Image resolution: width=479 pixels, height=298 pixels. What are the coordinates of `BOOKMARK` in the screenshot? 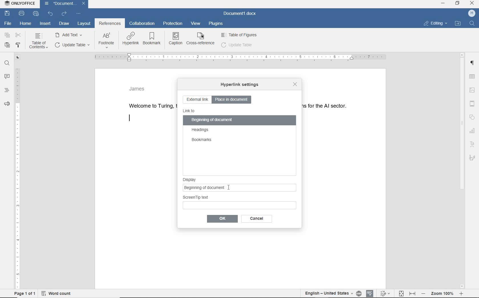 It's located at (153, 39).